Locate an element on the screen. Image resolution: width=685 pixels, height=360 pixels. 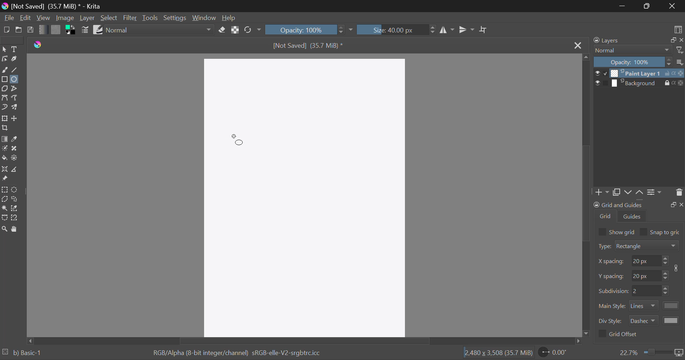
Lock Alpha is located at coordinates (235, 31).